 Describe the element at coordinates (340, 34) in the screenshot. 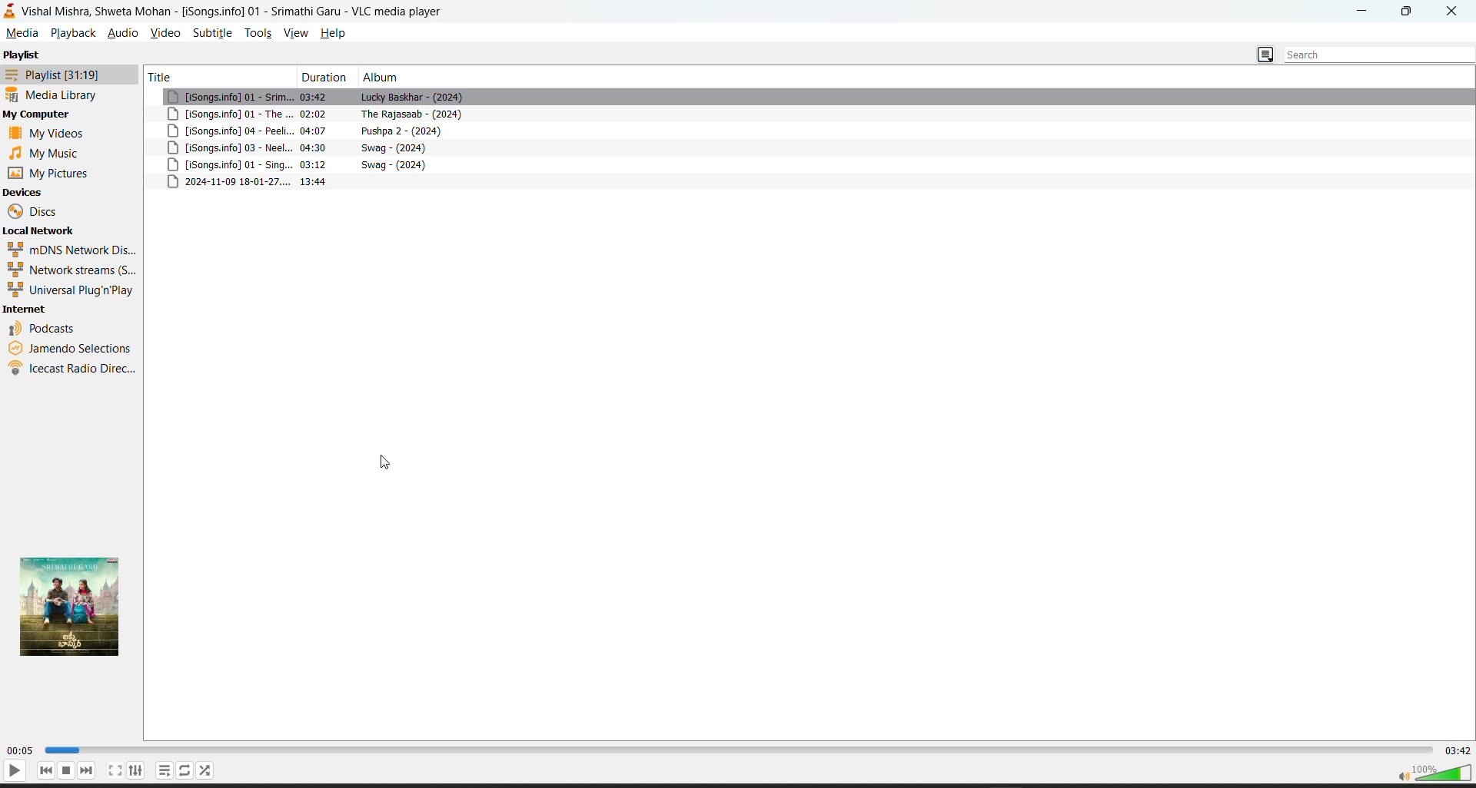

I see `help` at that location.